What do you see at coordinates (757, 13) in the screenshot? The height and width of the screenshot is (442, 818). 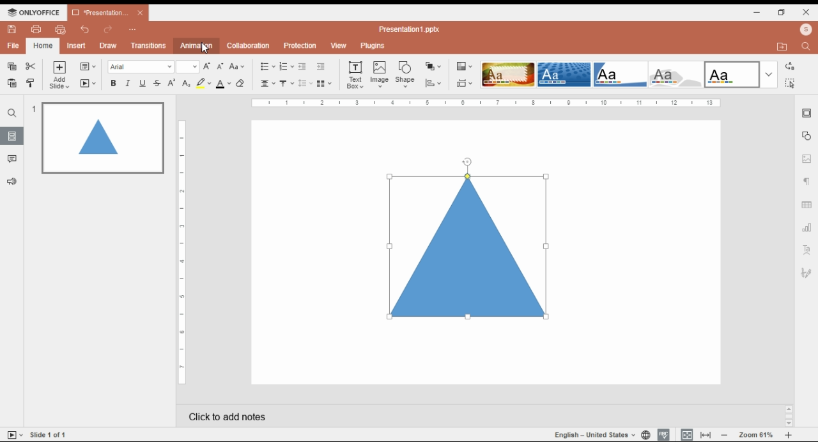 I see `minimize` at bounding box center [757, 13].